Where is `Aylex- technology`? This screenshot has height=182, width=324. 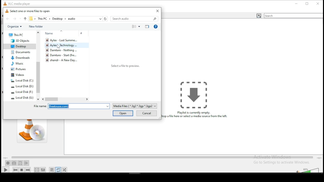 Aylex- technology is located at coordinates (62, 45).